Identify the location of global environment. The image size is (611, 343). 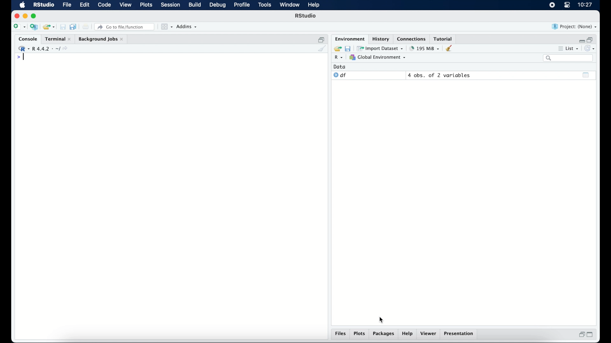
(378, 57).